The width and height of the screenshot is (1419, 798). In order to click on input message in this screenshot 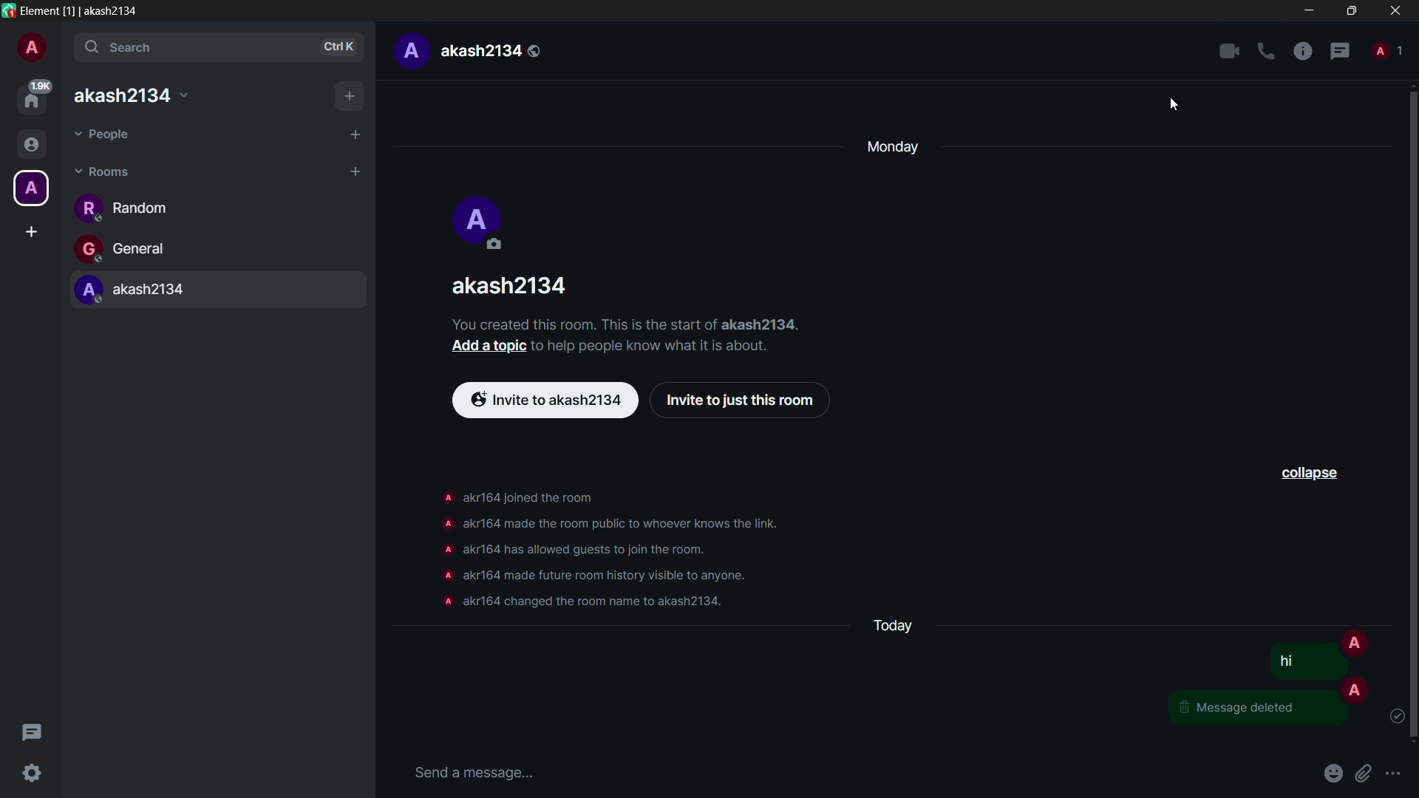, I will do `click(473, 772)`.